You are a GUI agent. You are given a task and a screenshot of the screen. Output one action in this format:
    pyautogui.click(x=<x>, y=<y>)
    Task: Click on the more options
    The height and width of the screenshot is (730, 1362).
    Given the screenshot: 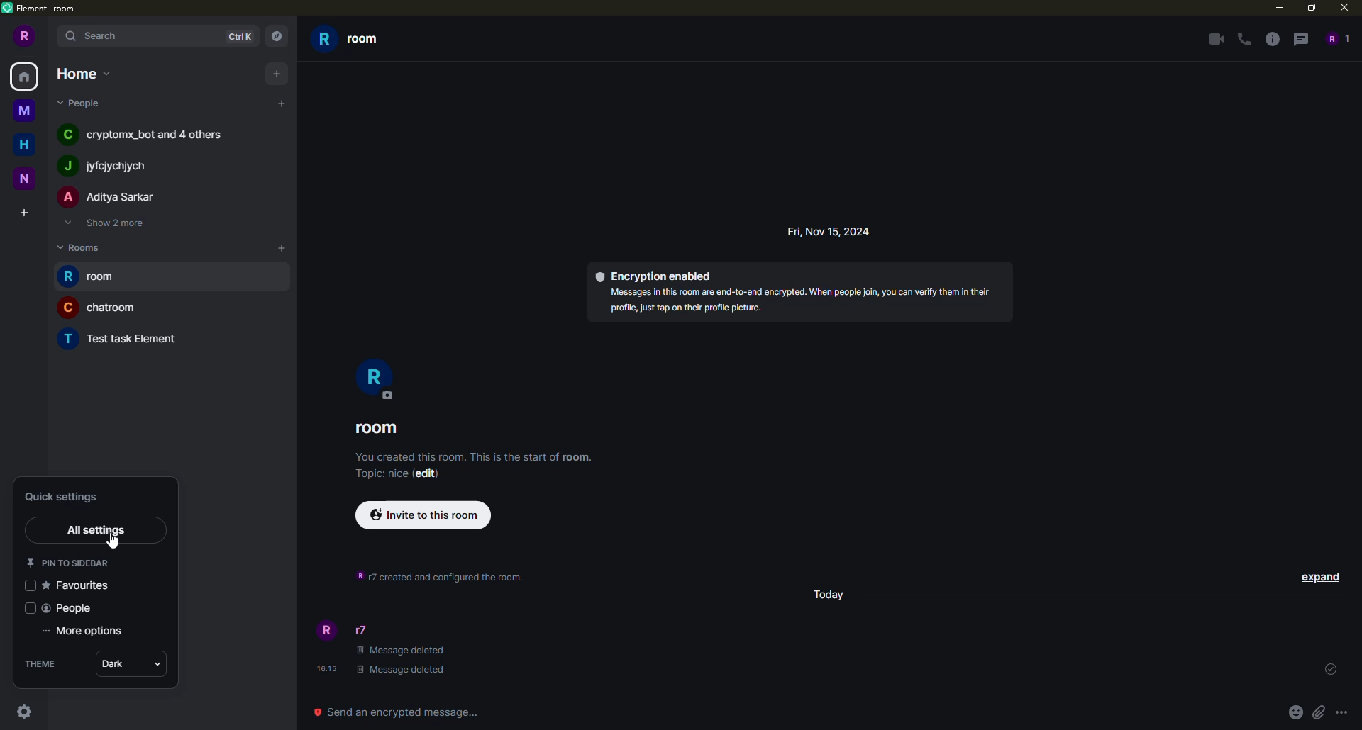 What is the action you would take?
    pyautogui.click(x=88, y=632)
    